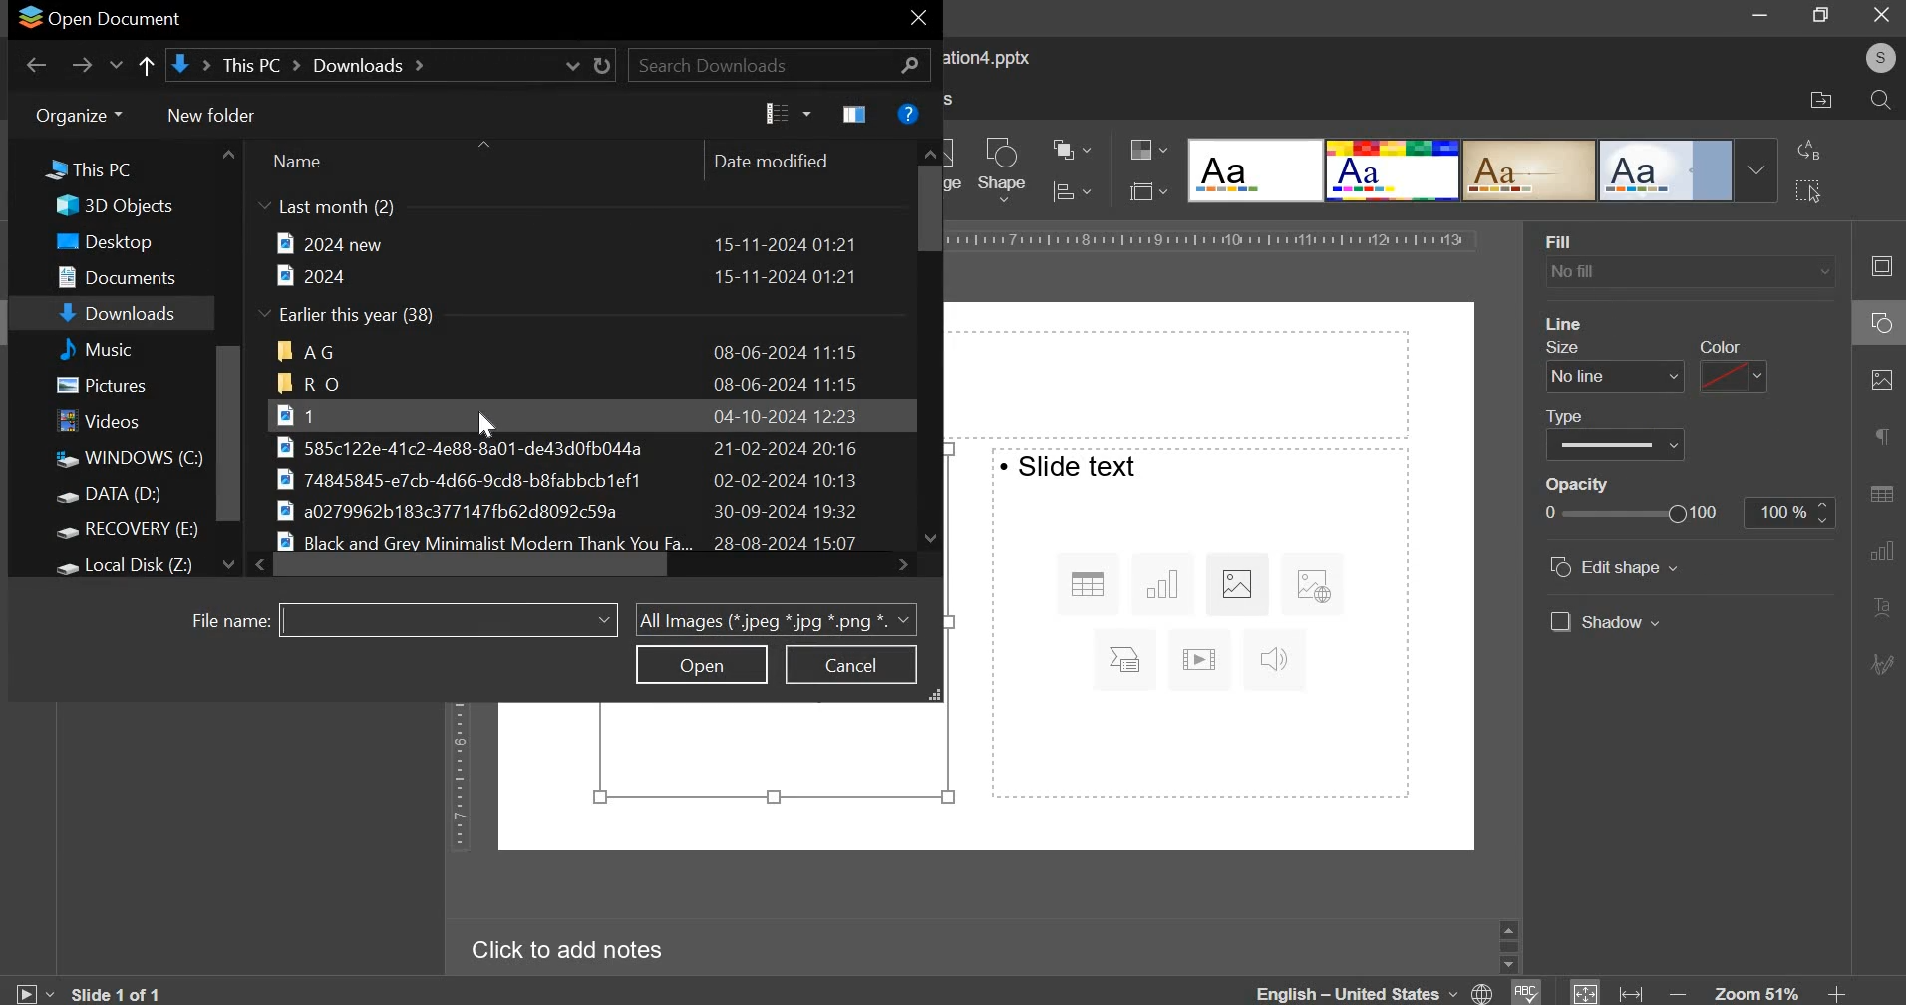  I want to click on fill color, so click(1579, 323).